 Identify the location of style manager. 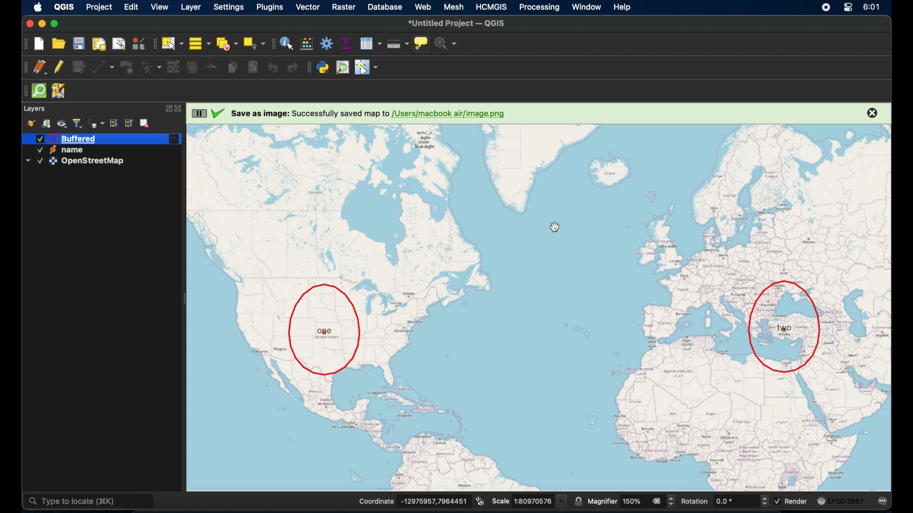
(32, 123).